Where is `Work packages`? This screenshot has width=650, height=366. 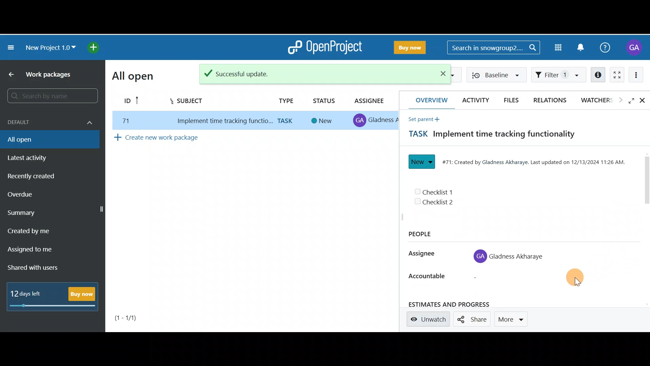
Work packages is located at coordinates (44, 74).